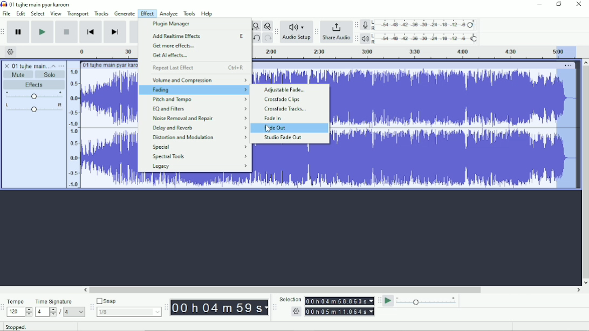 The image size is (589, 331). Describe the element at coordinates (56, 14) in the screenshot. I see `View` at that location.